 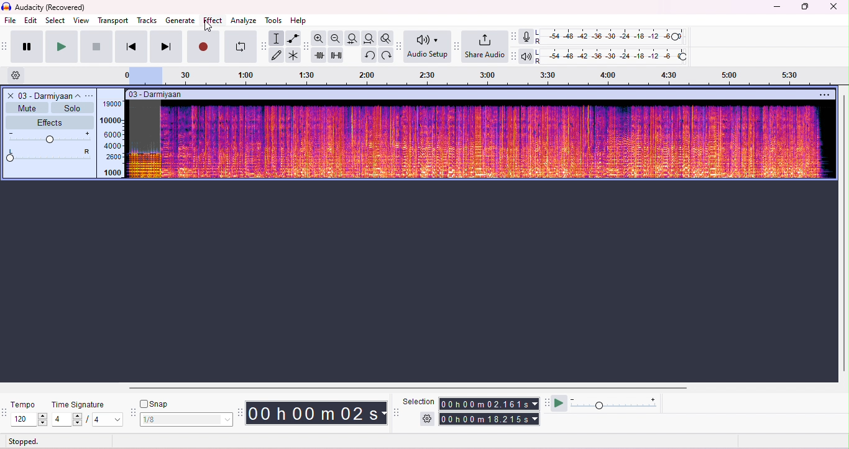 I want to click on draw, so click(x=278, y=55).